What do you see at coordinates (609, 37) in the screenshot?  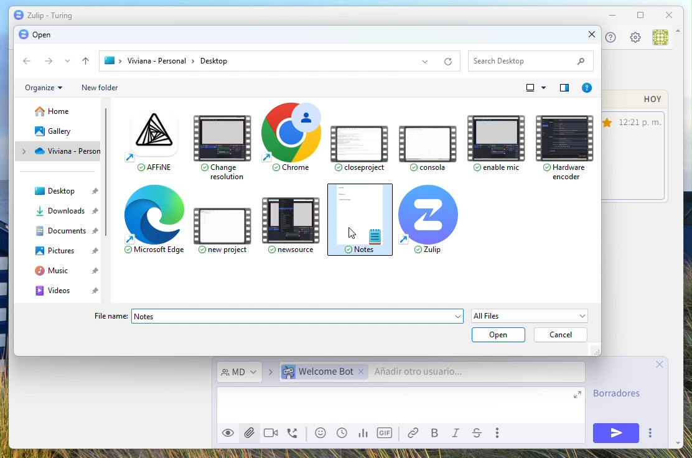 I see `Help` at bounding box center [609, 37].